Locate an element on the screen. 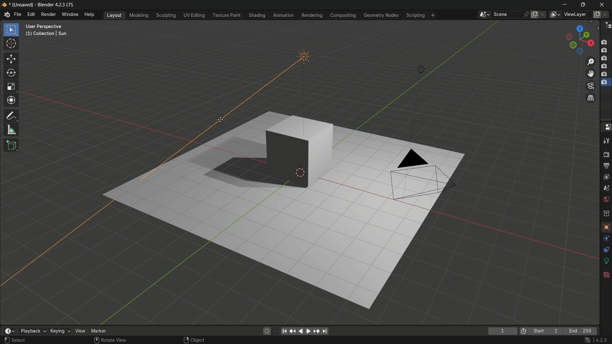 The width and height of the screenshot is (612, 344). Select is located at coordinates (19, 340).